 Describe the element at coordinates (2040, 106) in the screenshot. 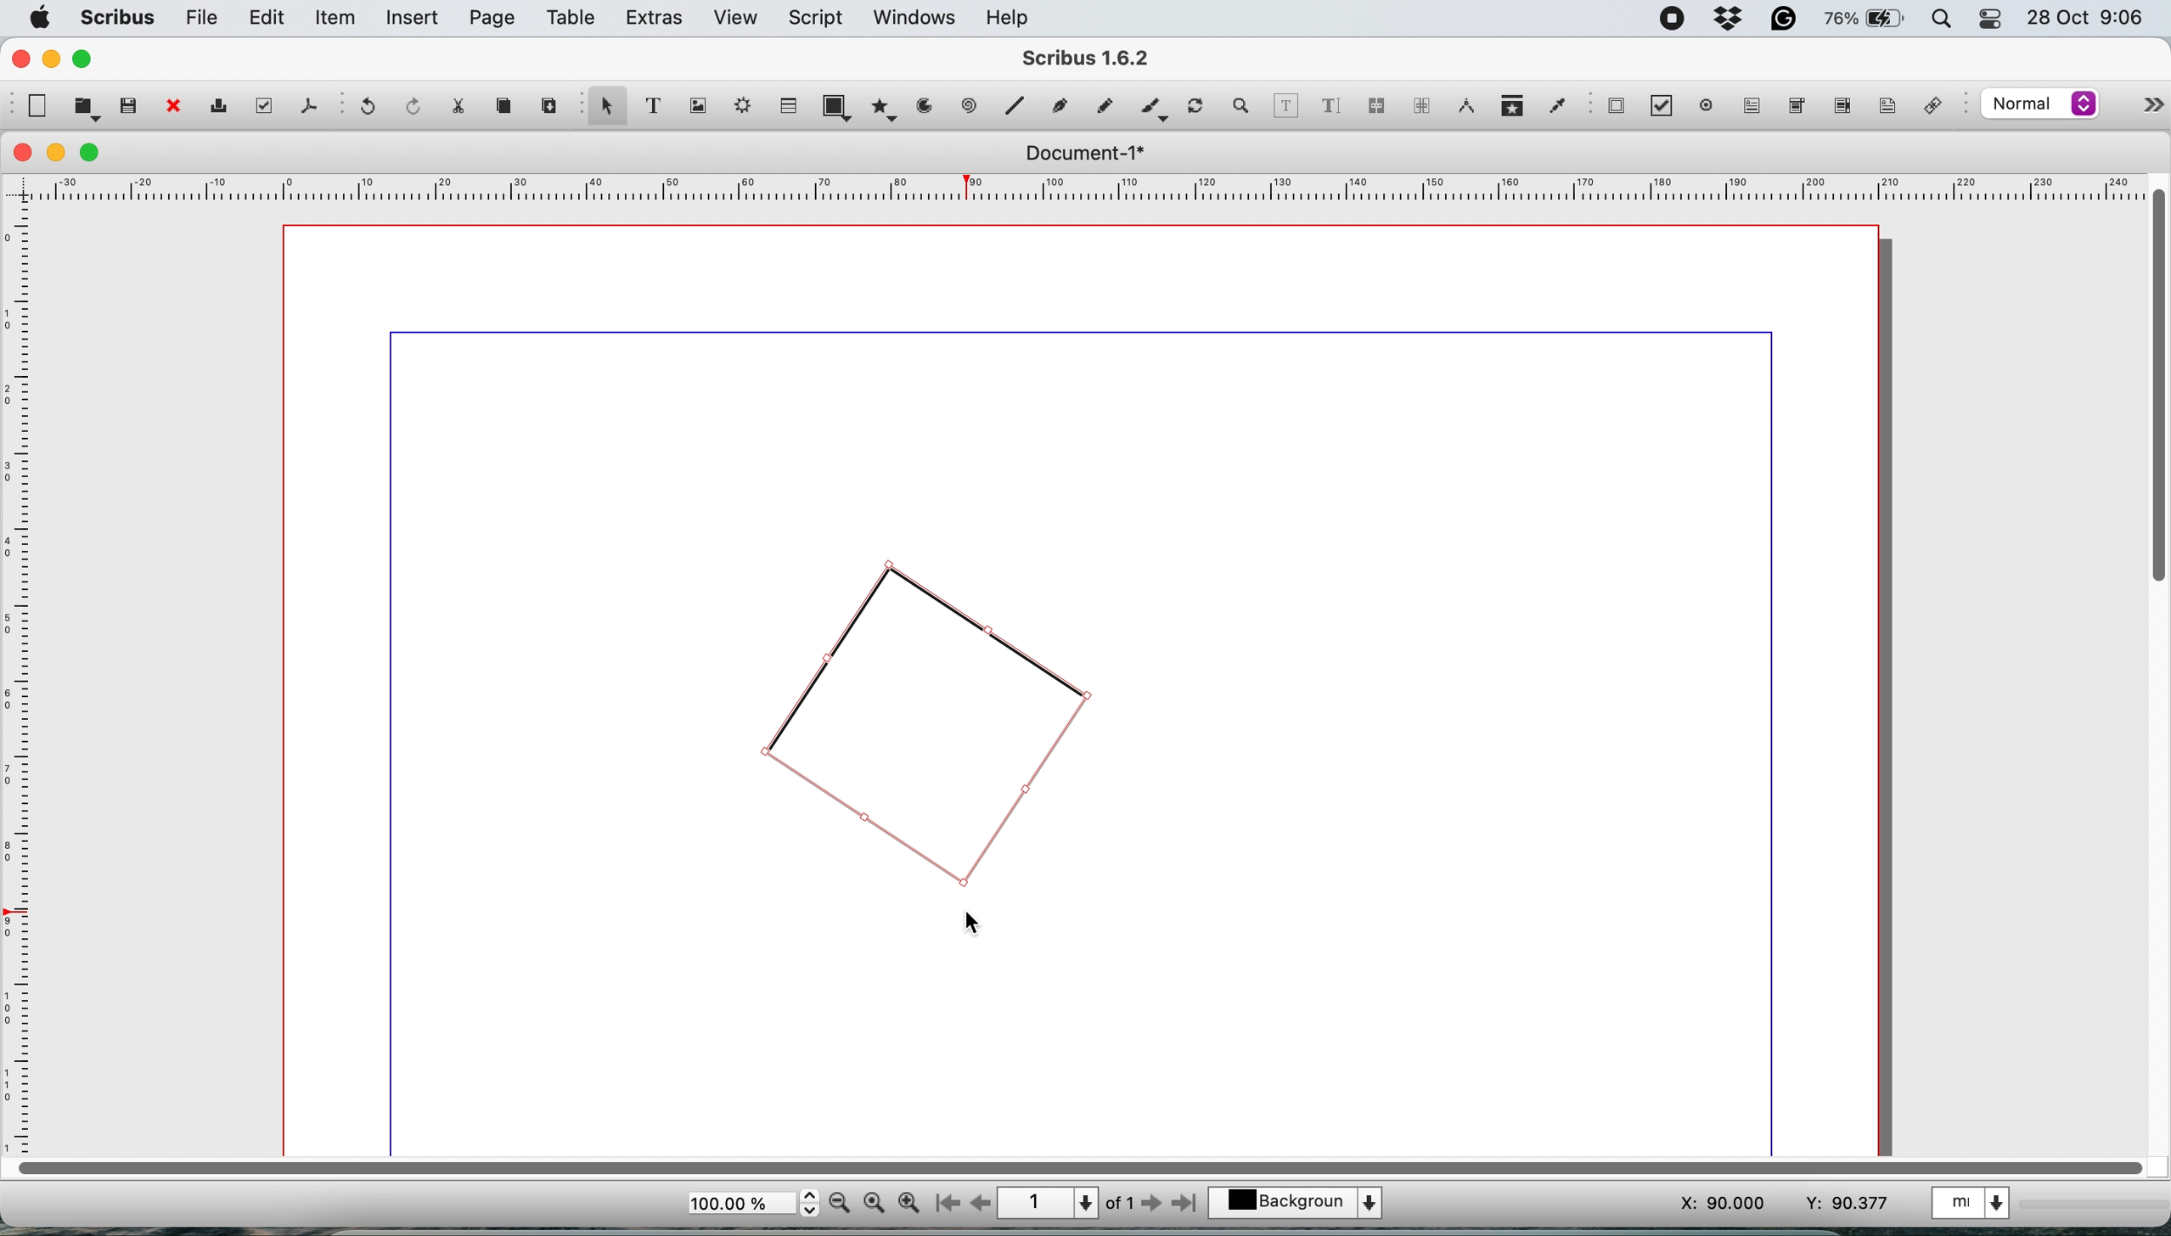

I see `image quality` at that location.